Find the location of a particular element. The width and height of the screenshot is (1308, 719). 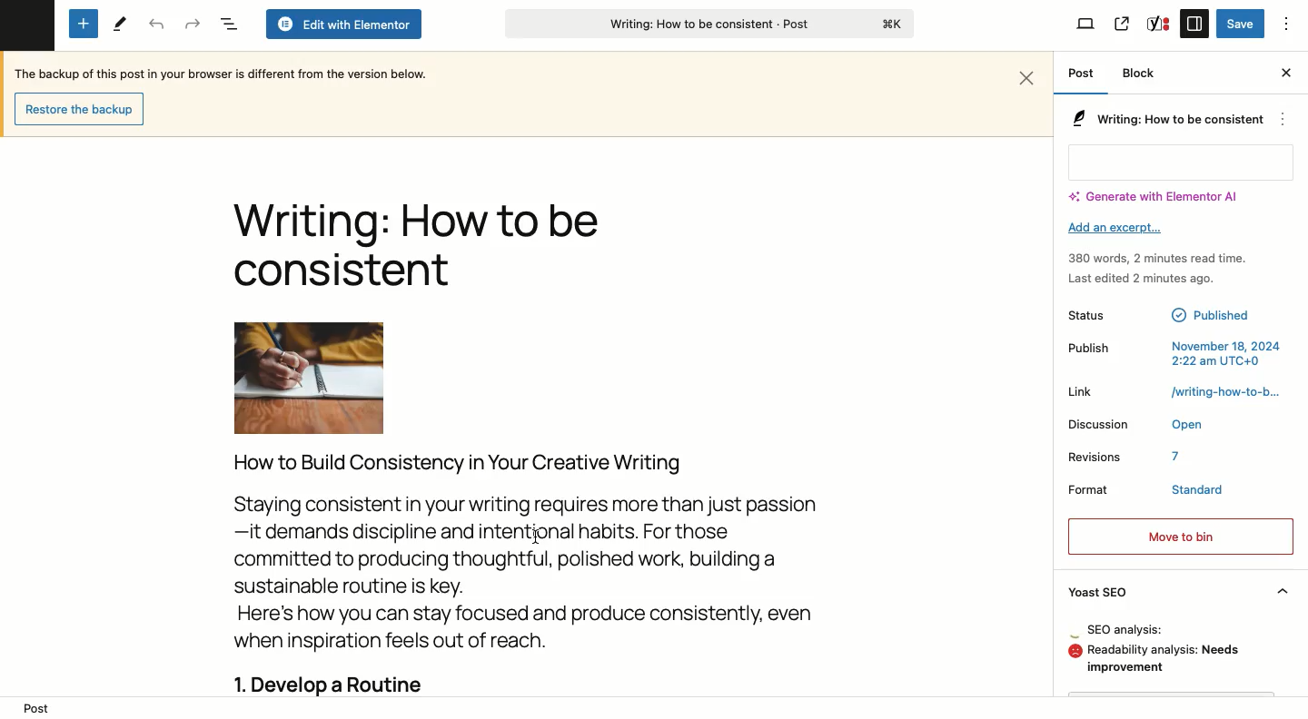

Format Standard is located at coordinates (1151, 490).